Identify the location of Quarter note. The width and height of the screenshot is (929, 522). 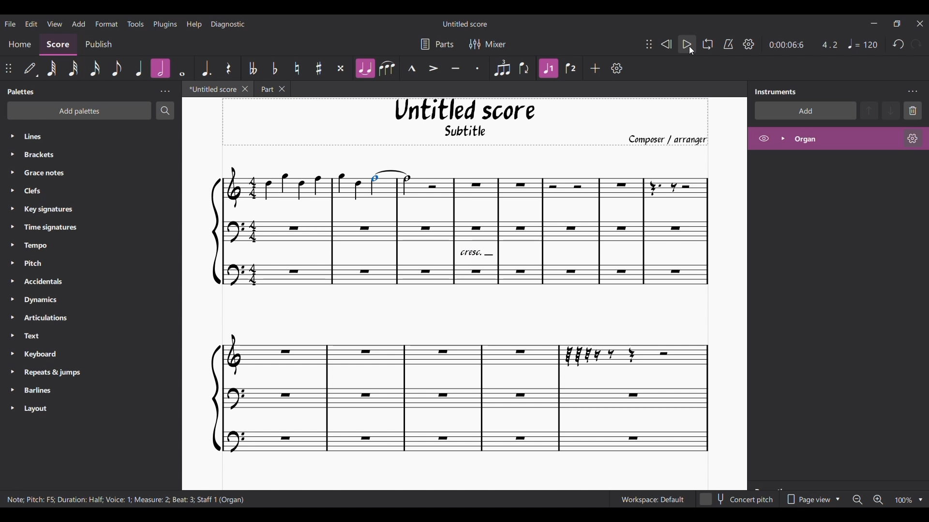
(139, 68).